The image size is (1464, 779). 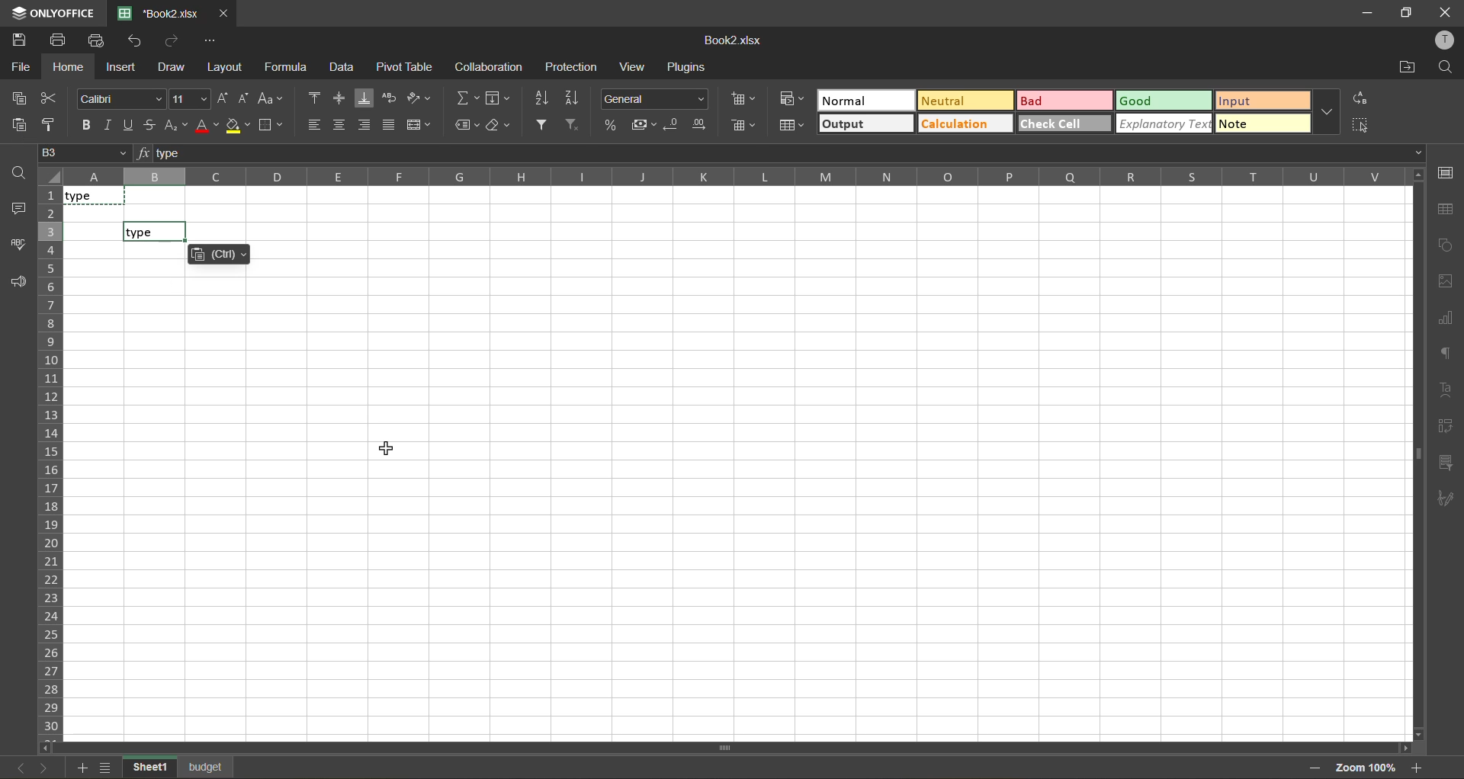 What do you see at coordinates (207, 126) in the screenshot?
I see `font color` at bounding box center [207, 126].